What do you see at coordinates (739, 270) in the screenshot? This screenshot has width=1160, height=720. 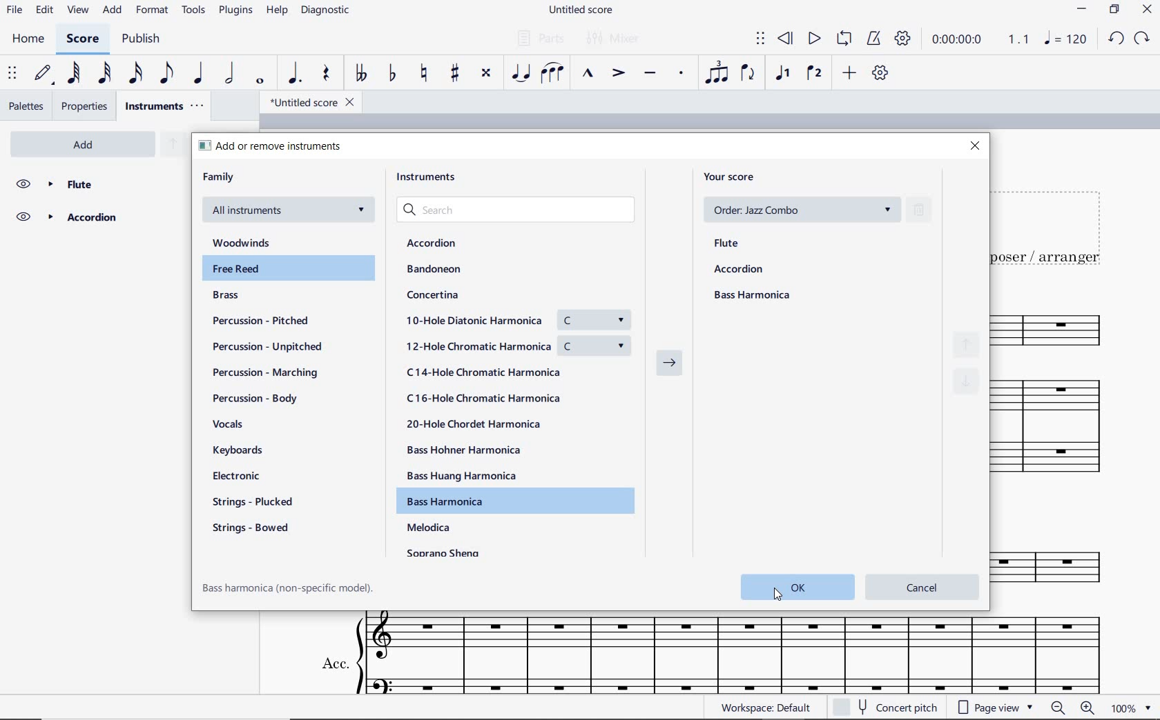 I see `accordion` at bounding box center [739, 270].